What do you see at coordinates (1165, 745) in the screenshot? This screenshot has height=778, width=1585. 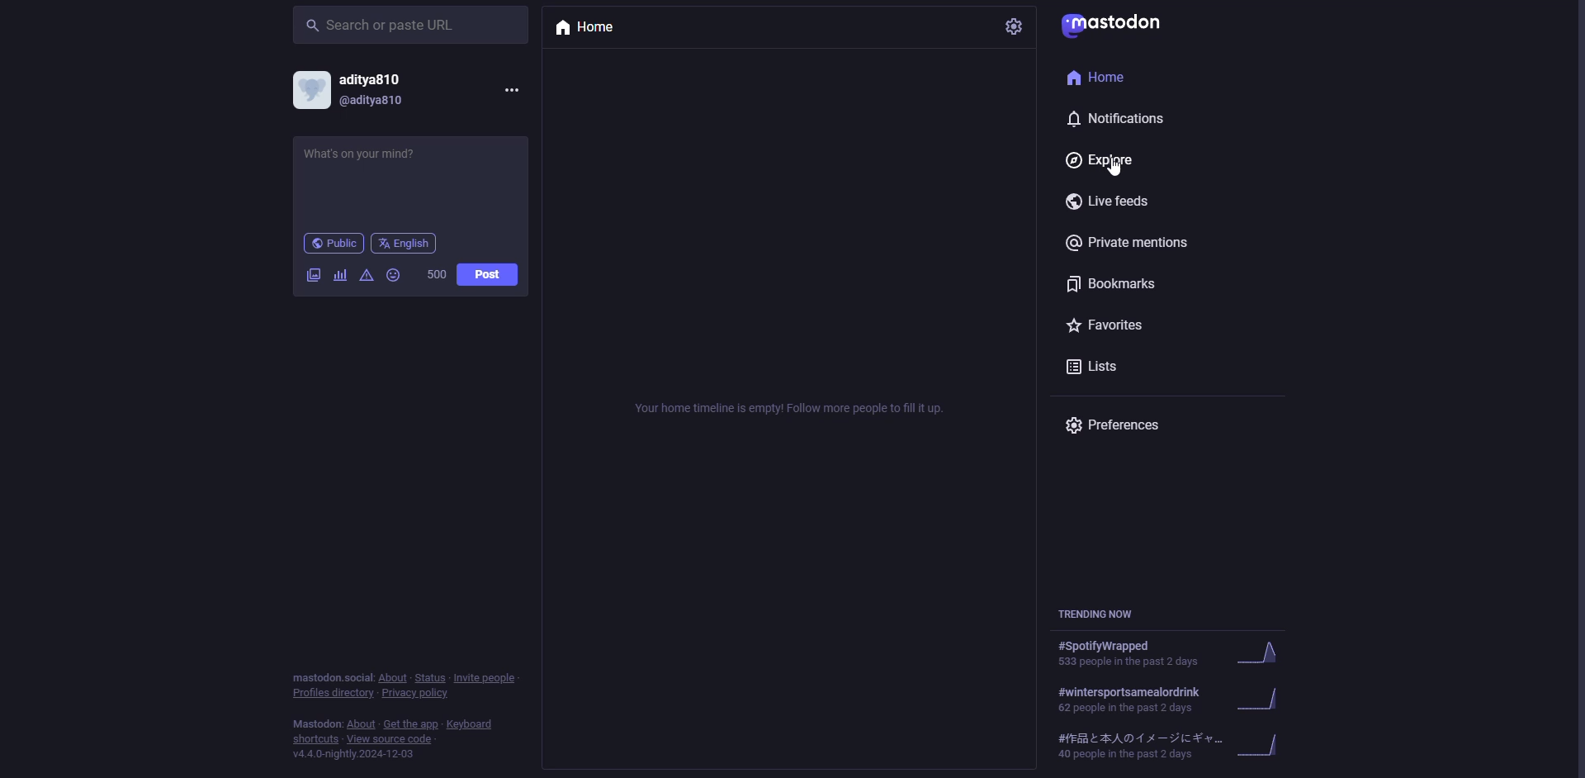 I see `trending ` at bounding box center [1165, 745].